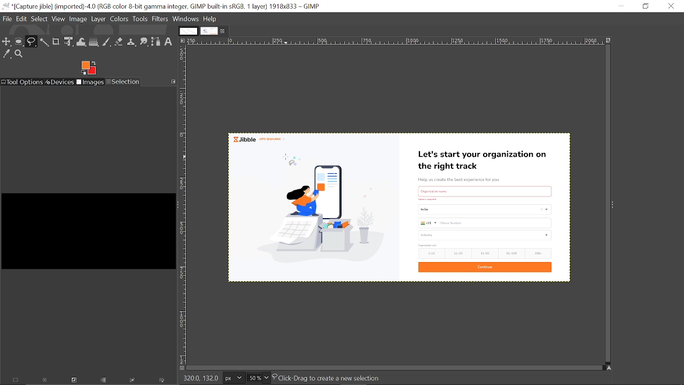 Image resolution: width=684 pixels, height=385 pixels. What do you see at coordinates (159, 19) in the screenshot?
I see `Filters` at bounding box center [159, 19].